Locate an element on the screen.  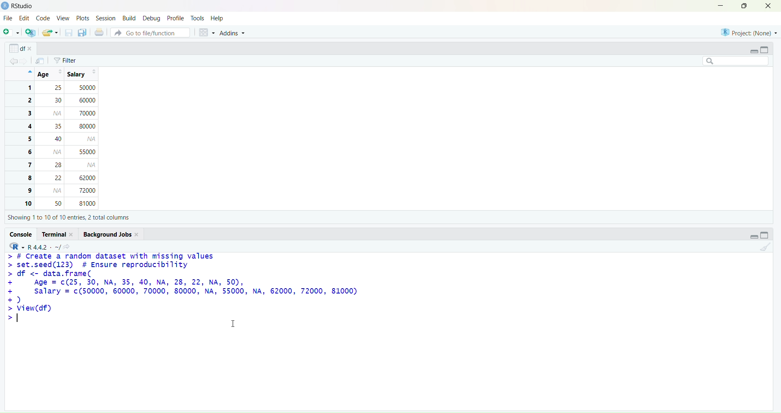
new script is located at coordinates (10, 34).